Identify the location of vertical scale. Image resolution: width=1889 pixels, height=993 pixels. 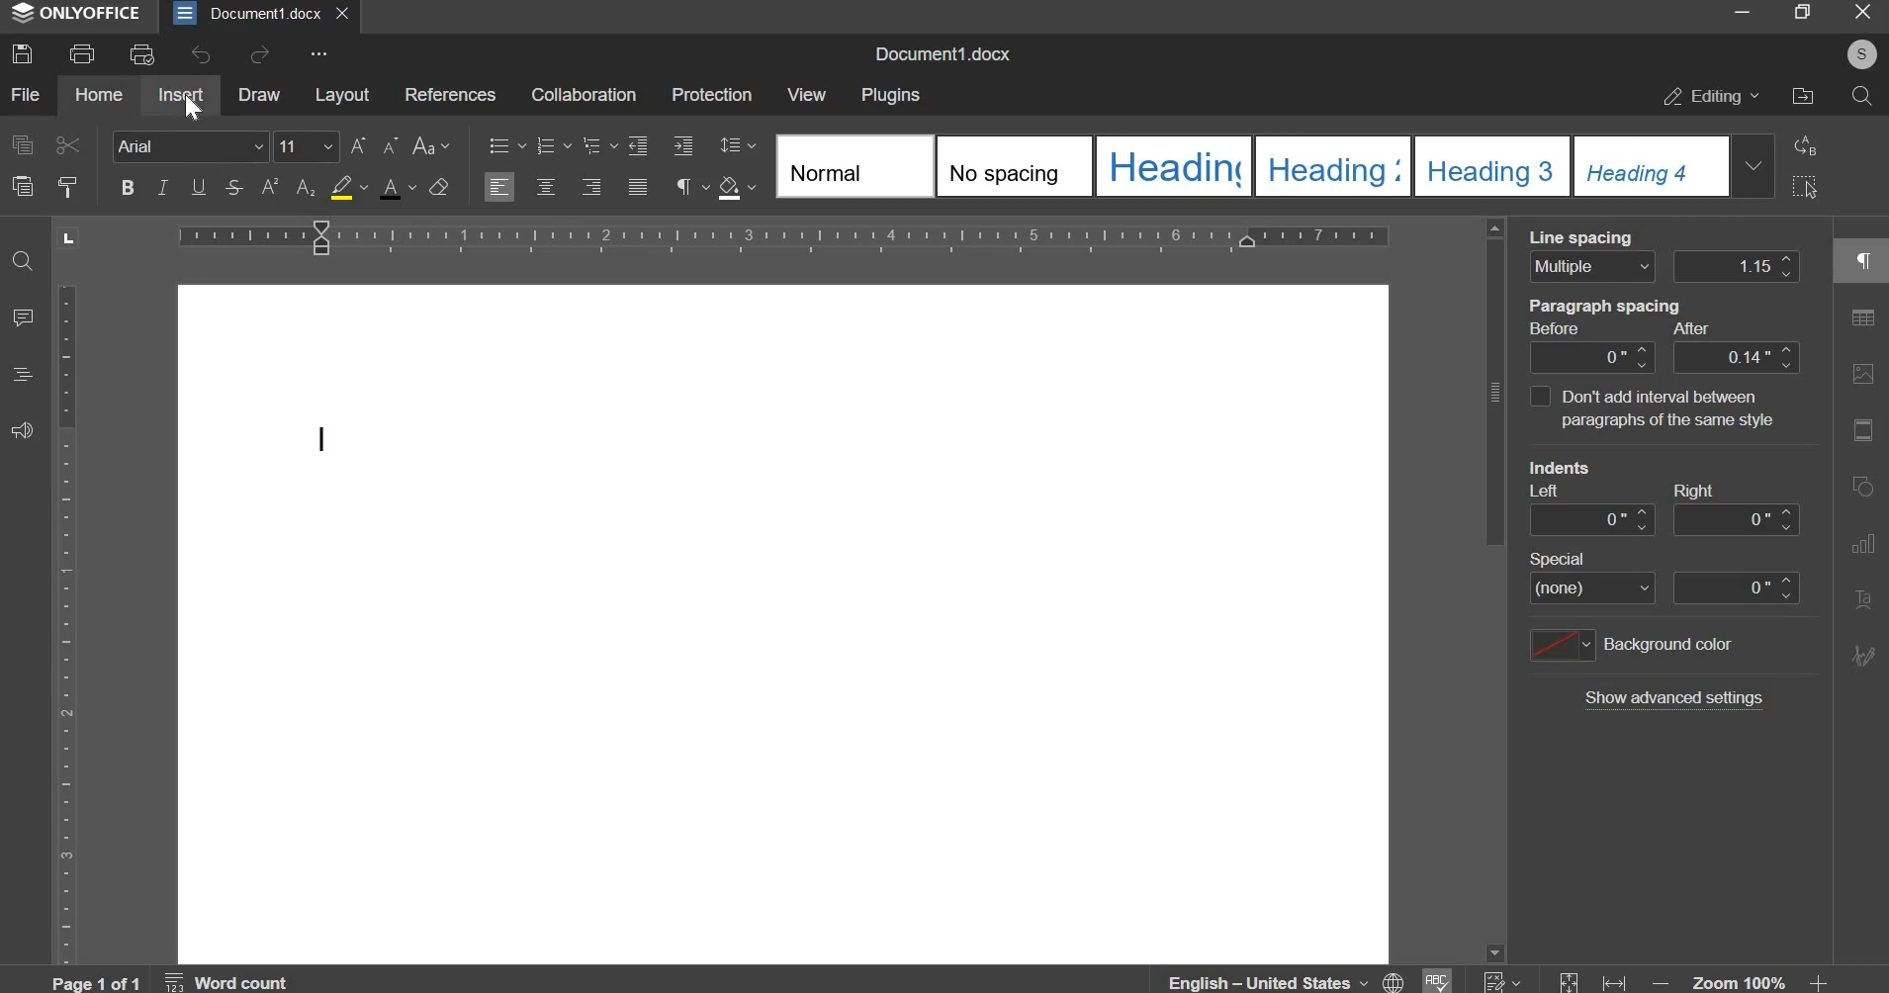
(66, 624).